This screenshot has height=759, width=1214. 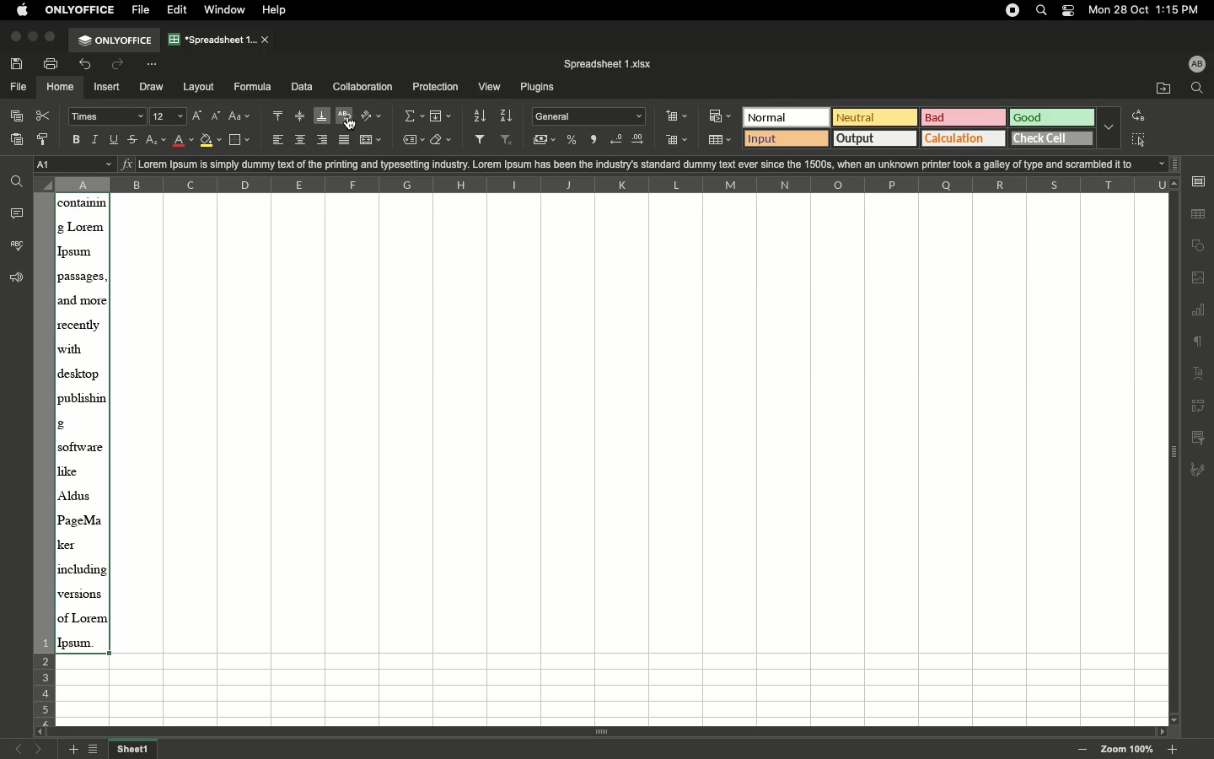 What do you see at coordinates (1198, 65) in the screenshot?
I see `User` at bounding box center [1198, 65].